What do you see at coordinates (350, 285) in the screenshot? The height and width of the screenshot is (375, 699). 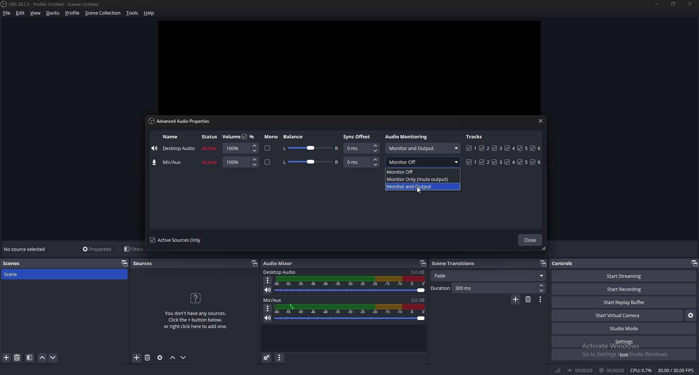 I see `volume adjust` at bounding box center [350, 285].